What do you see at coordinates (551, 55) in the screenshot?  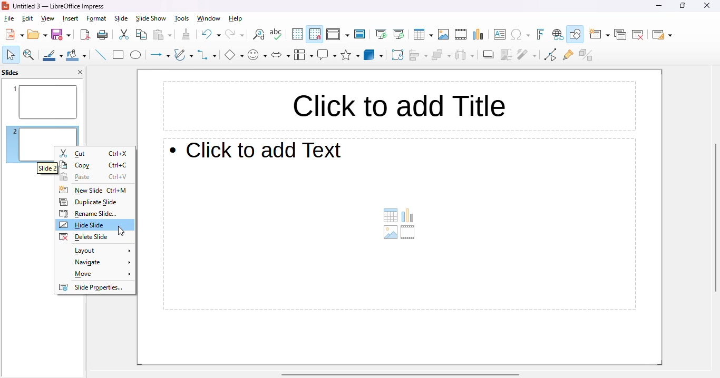 I see `toggle point edit mode` at bounding box center [551, 55].